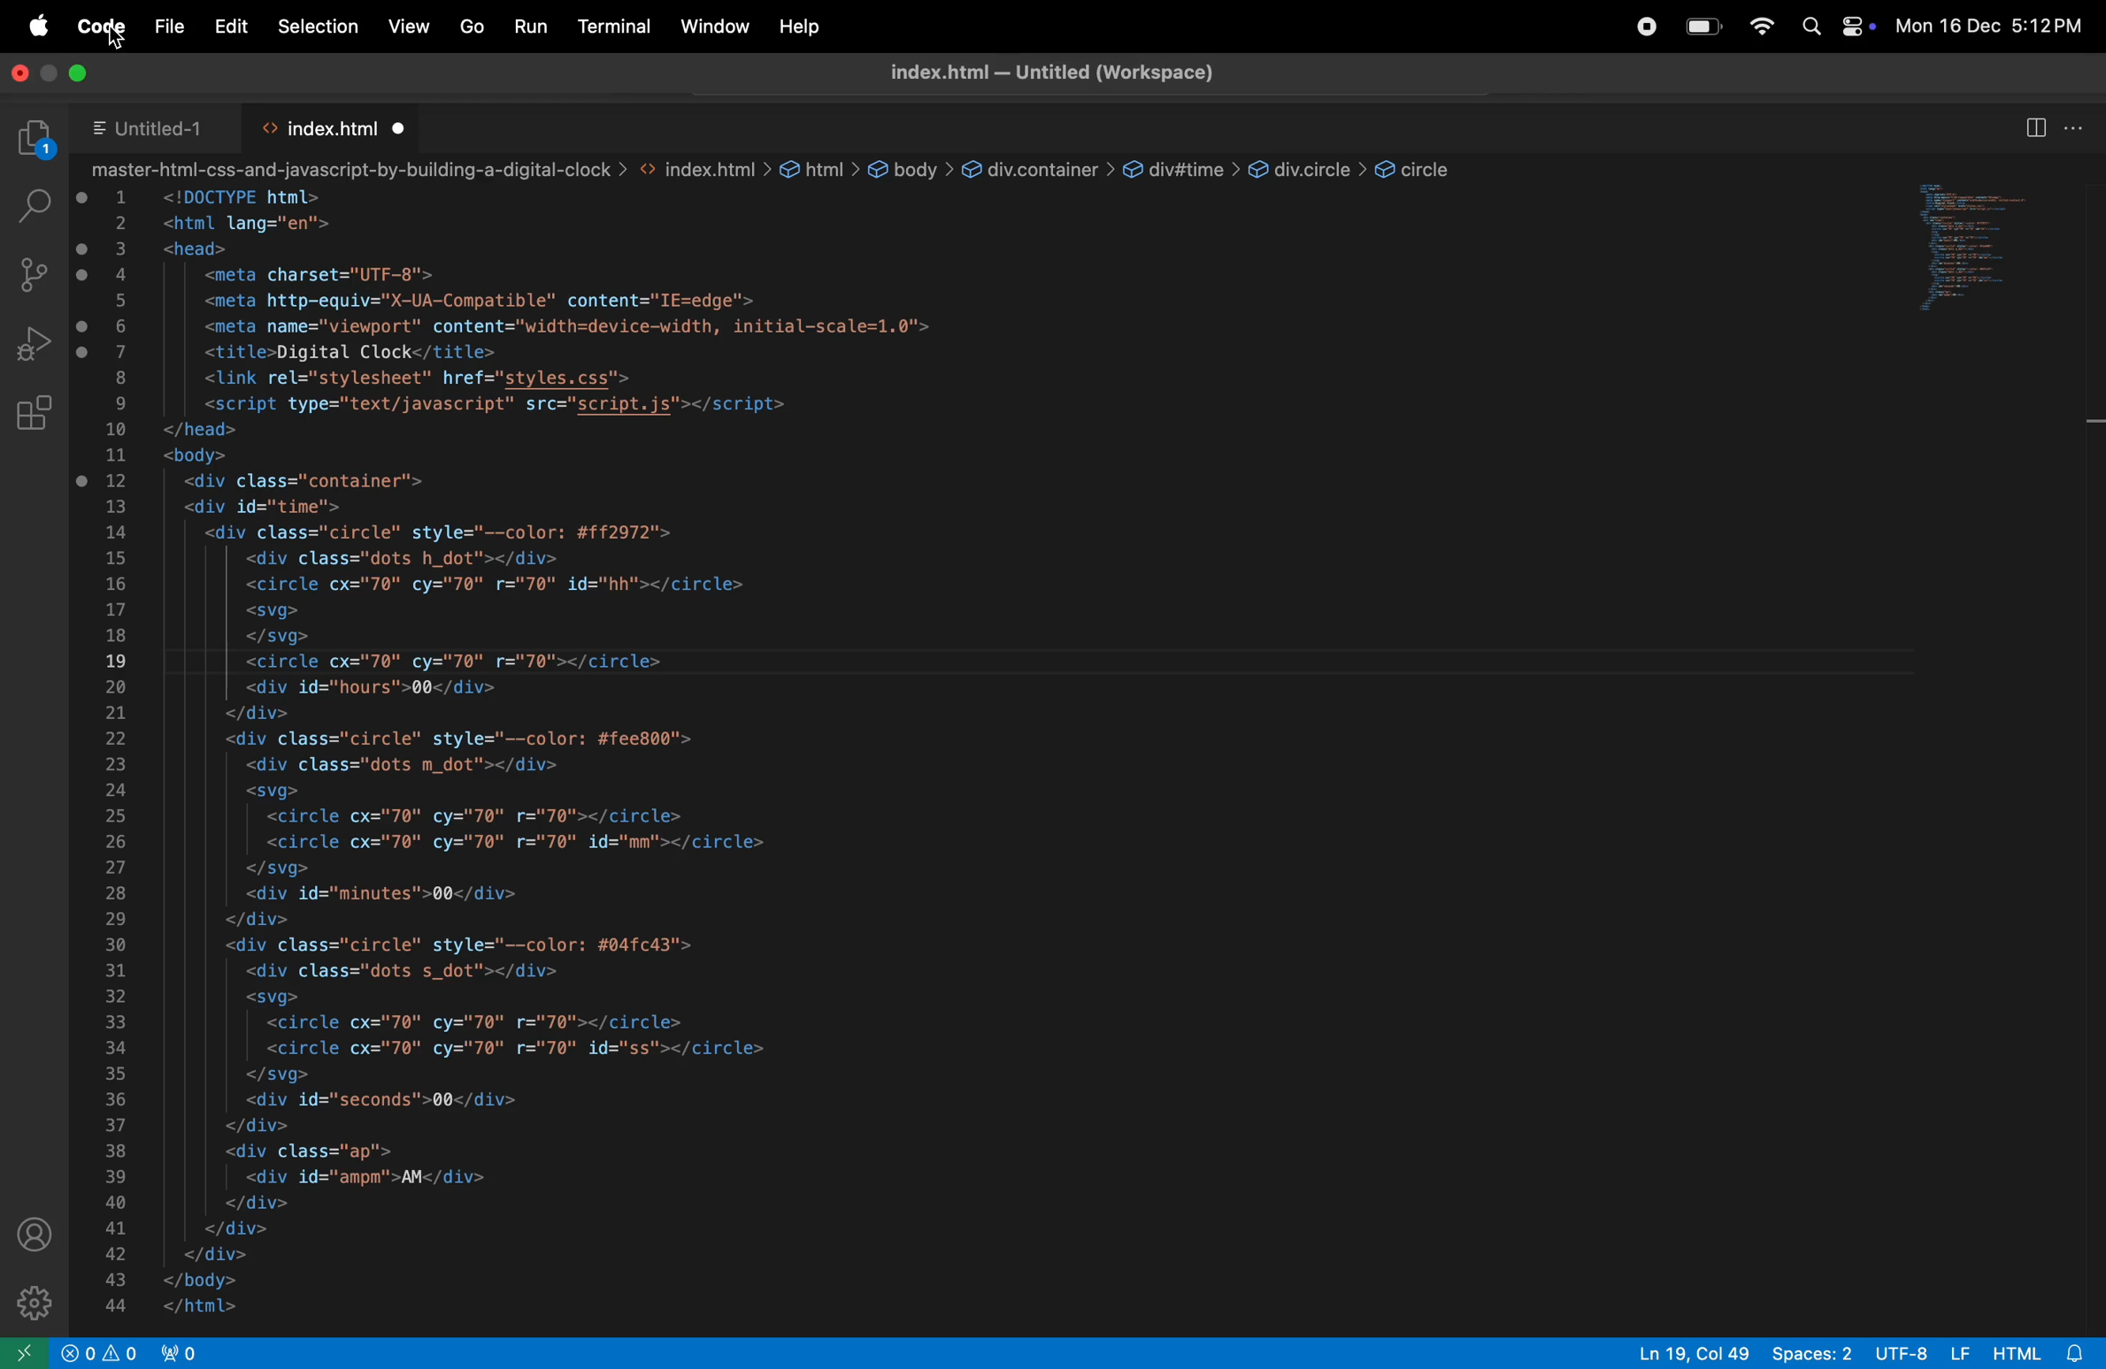 The height and width of the screenshot is (1369, 2106). Describe the element at coordinates (1649, 22) in the screenshot. I see `record` at that location.